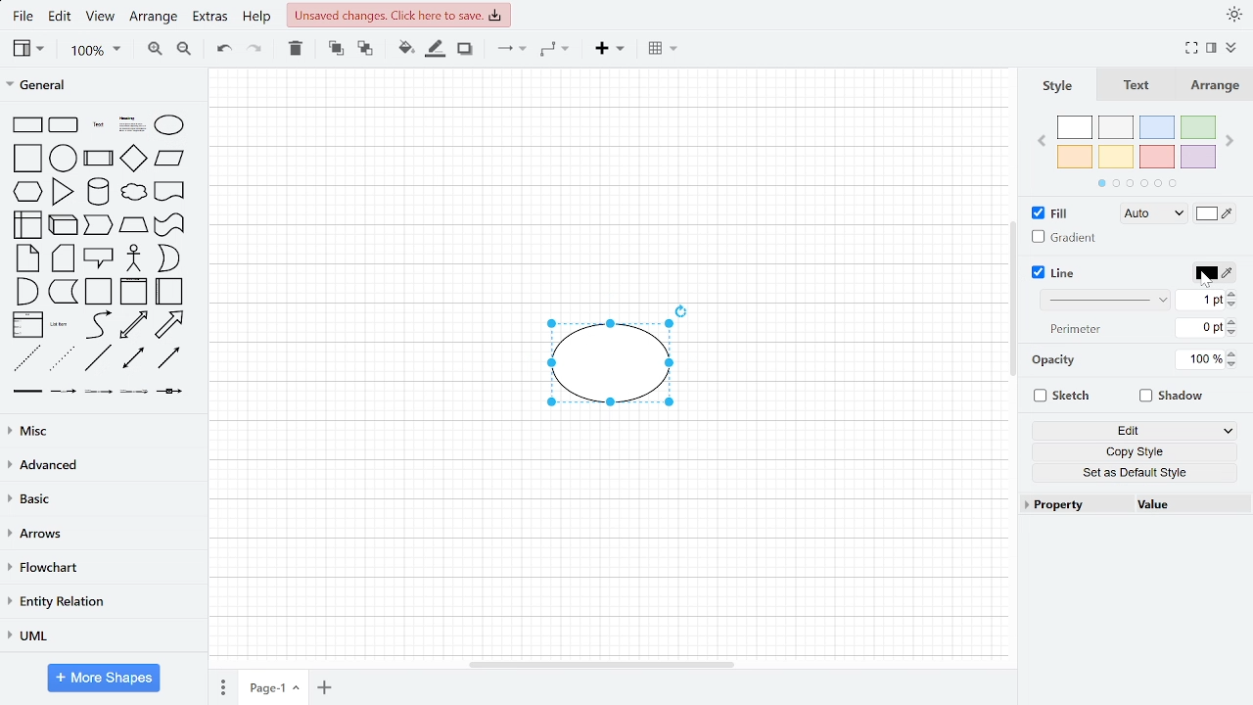 The image size is (1253, 705). I want to click on horizontal container, so click(168, 293).